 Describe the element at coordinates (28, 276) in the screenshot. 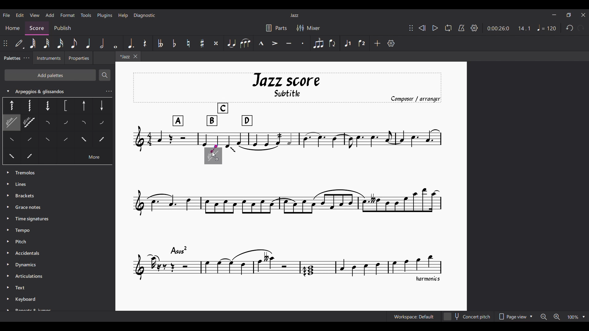

I see `Articulations` at that location.